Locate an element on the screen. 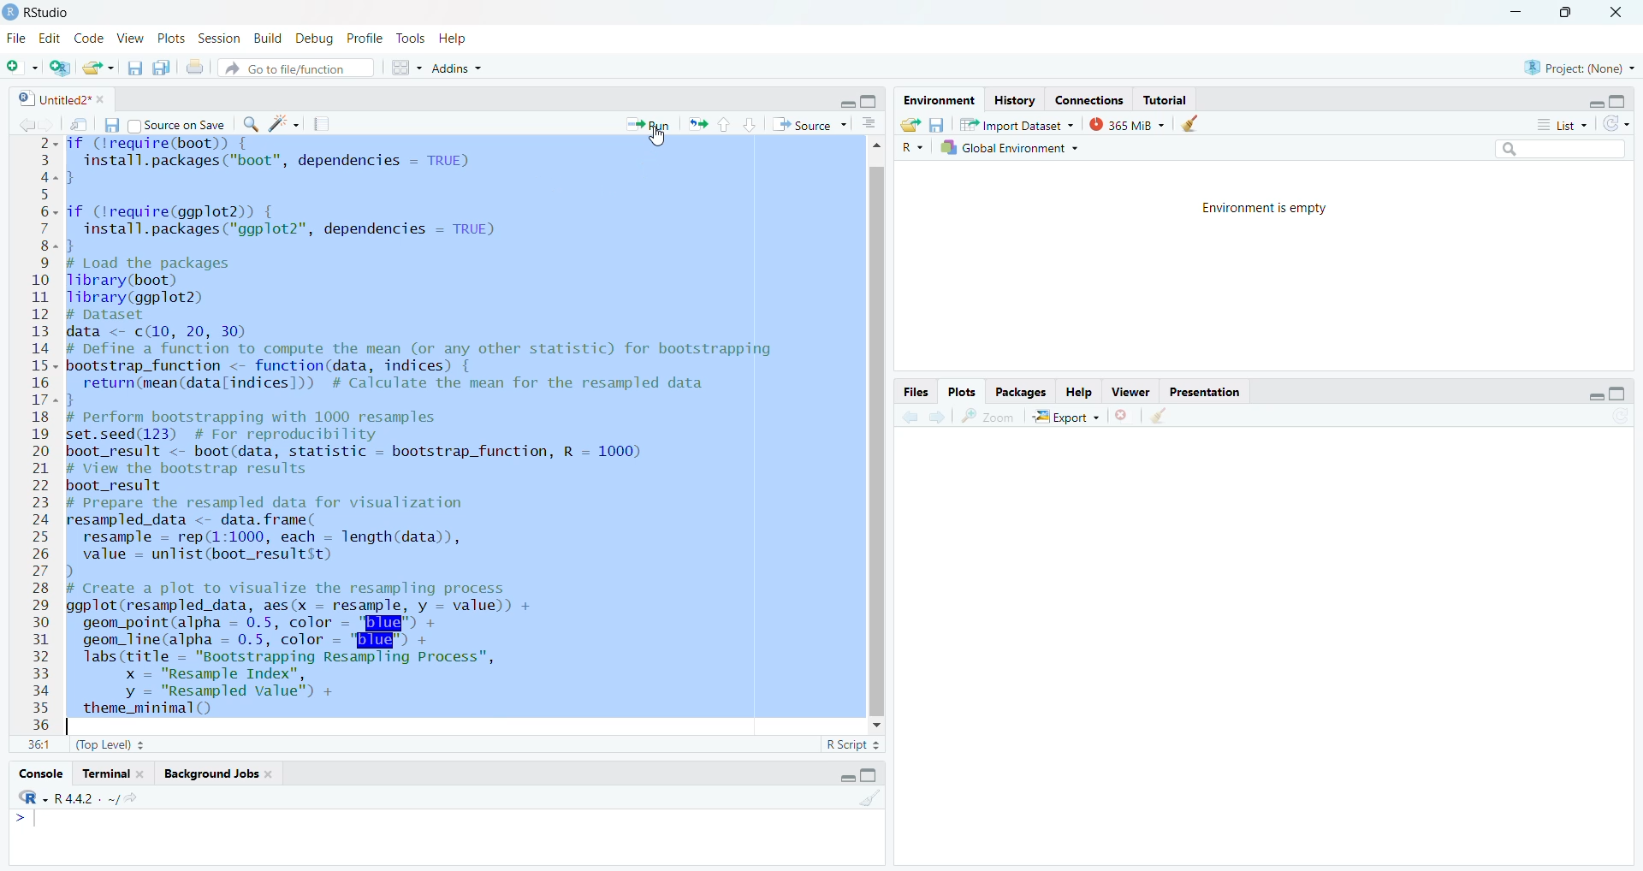 This screenshot has width=1643, height=871. (Top Level)  is located at coordinates (110, 745).